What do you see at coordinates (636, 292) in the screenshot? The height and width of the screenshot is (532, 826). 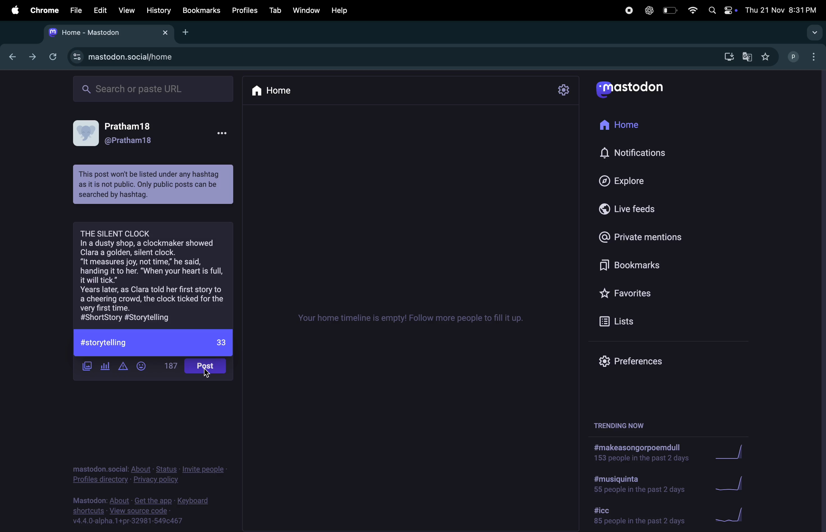 I see `favourites` at bounding box center [636, 292].